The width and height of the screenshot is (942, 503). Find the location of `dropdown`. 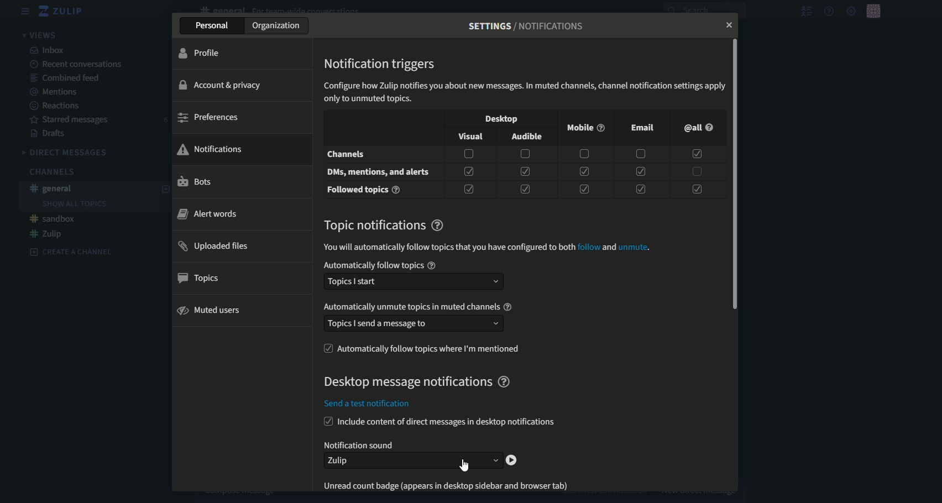

dropdown is located at coordinates (411, 461).